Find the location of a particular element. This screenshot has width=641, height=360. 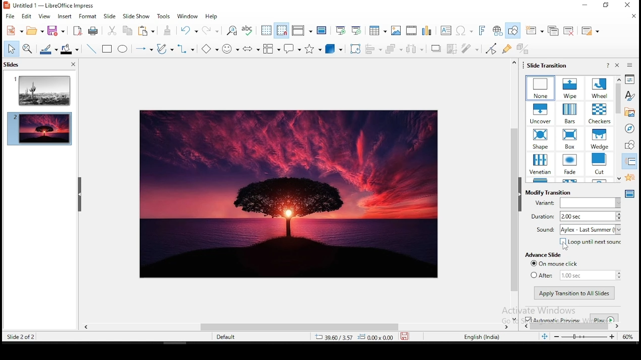

save is located at coordinates (406, 336).